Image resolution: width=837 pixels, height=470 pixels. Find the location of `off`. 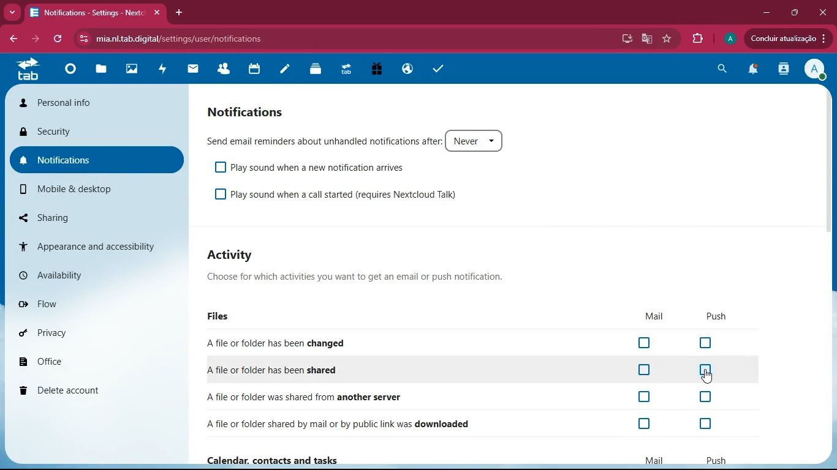

off is located at coordinates (707, 398).